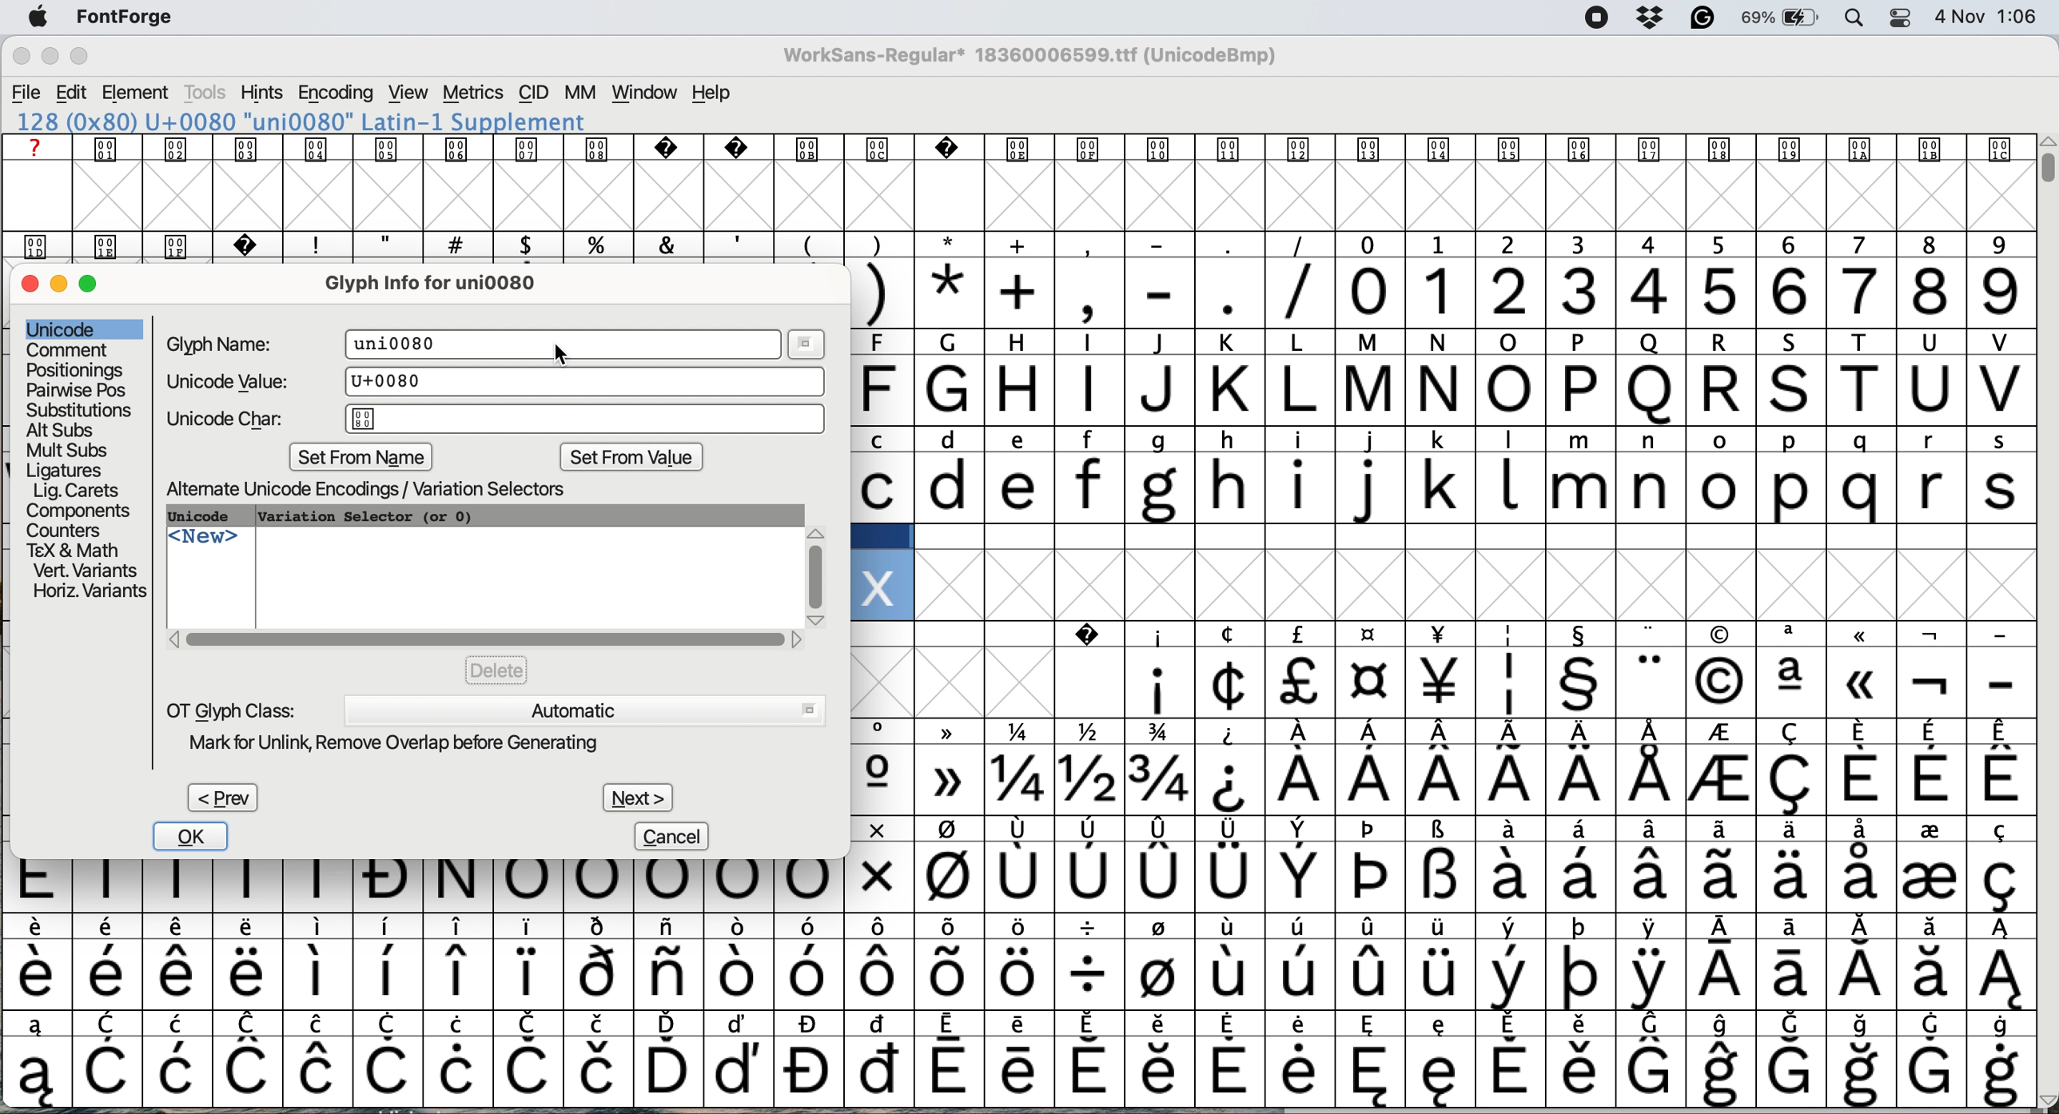 The image size is (2059, 1114). I want to click on components, so click(84, 510).